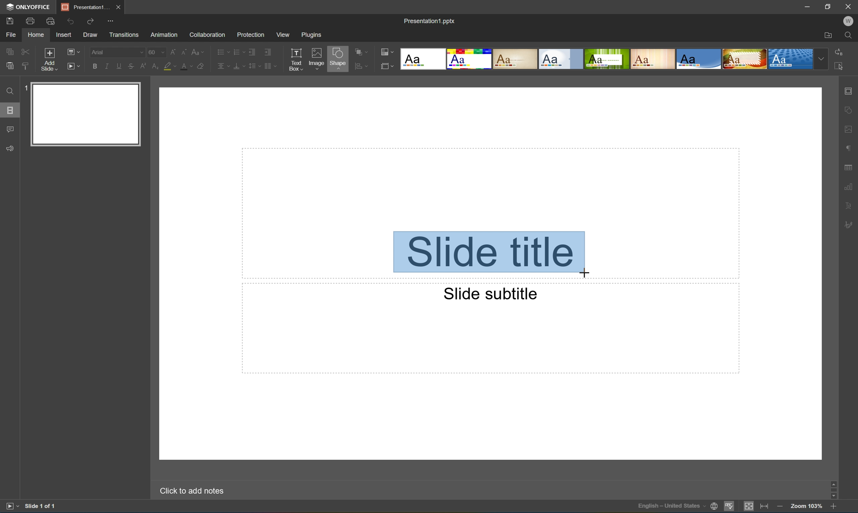 The image size is (858, 513). What do you see at coordinates (429, 22) in the screenshot?
I see `Presentation1.pptx` at bounding box center [429, 22].